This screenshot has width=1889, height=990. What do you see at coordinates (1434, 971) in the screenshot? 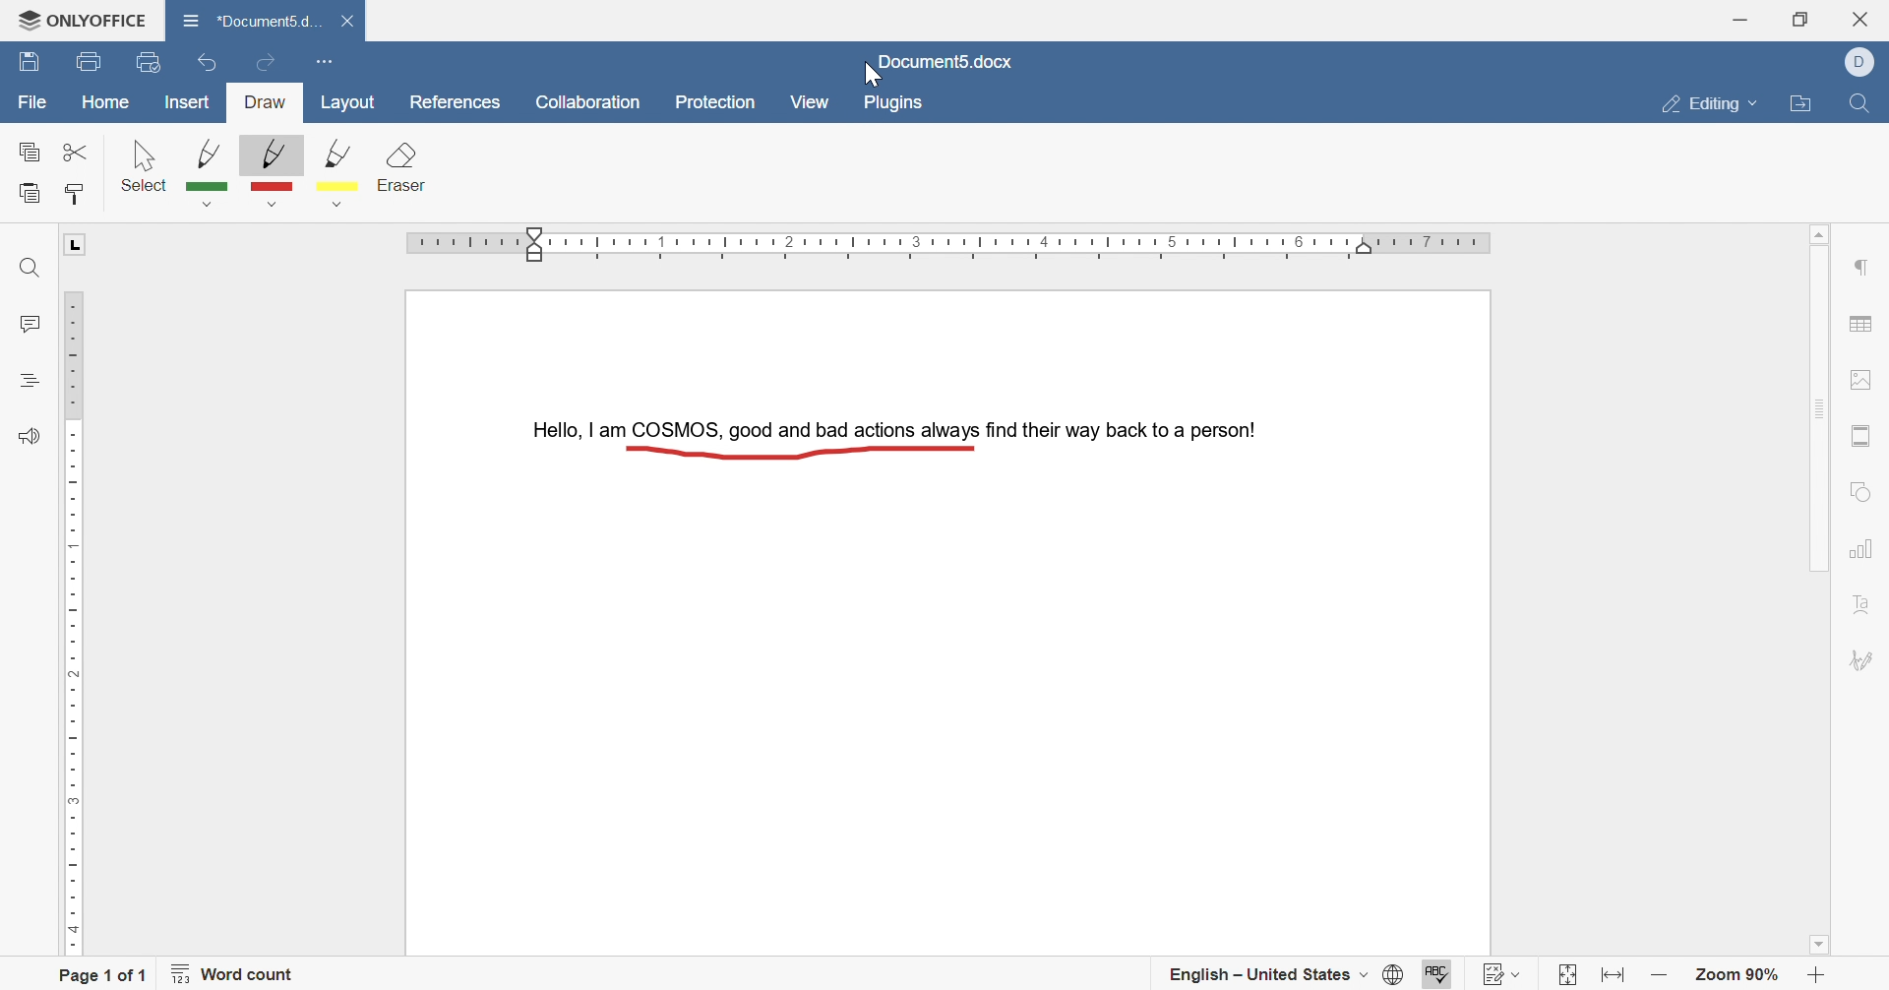
I see `spell checking` at bounding box center [1434, 971].